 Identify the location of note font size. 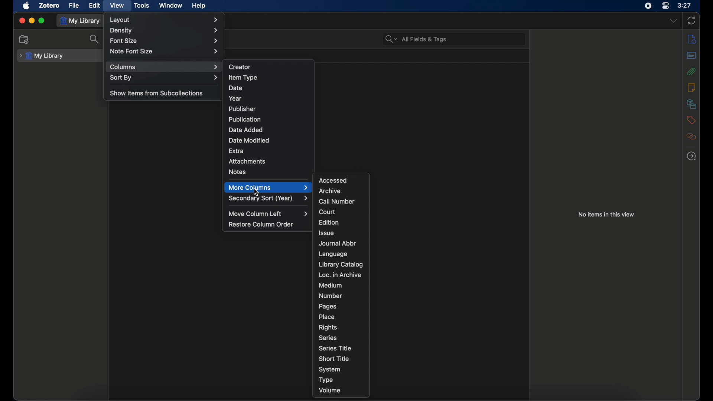
(165, 51).